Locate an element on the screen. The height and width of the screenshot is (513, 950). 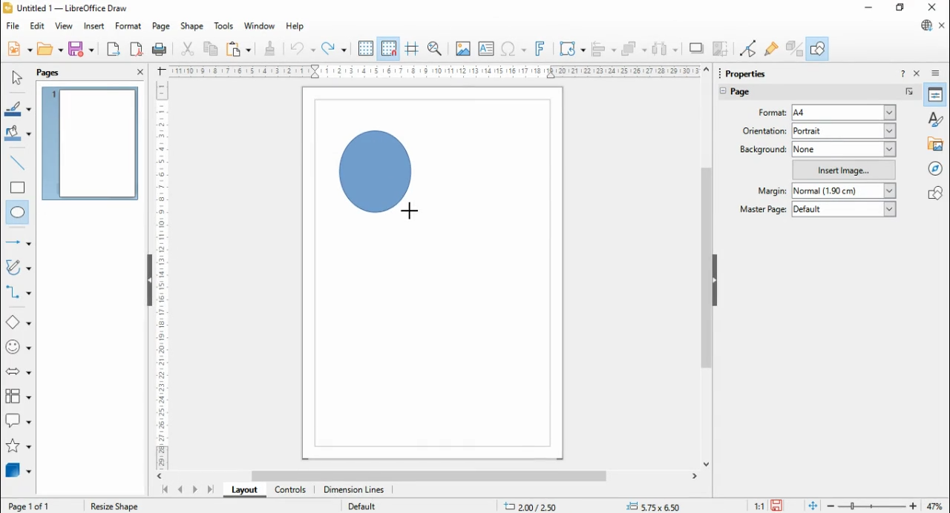
first page is located at coordinates (164, 490).